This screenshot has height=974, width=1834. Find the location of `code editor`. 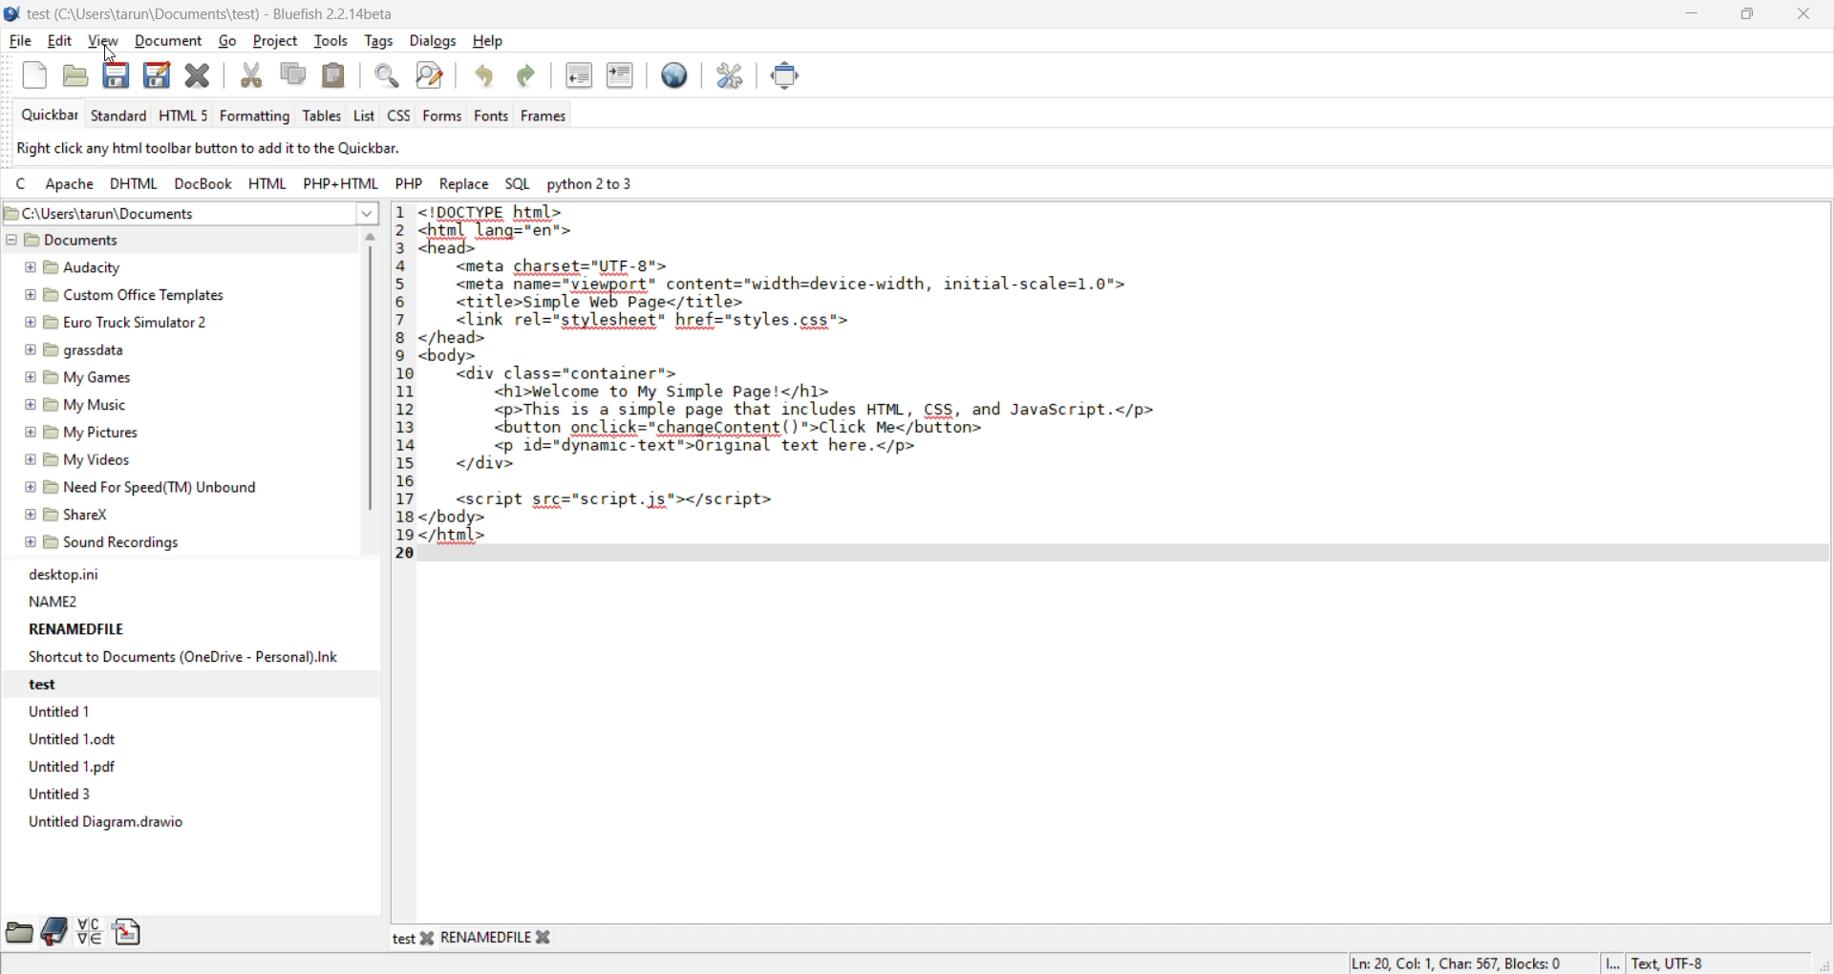

code editor is located at coordinates (838, 385).